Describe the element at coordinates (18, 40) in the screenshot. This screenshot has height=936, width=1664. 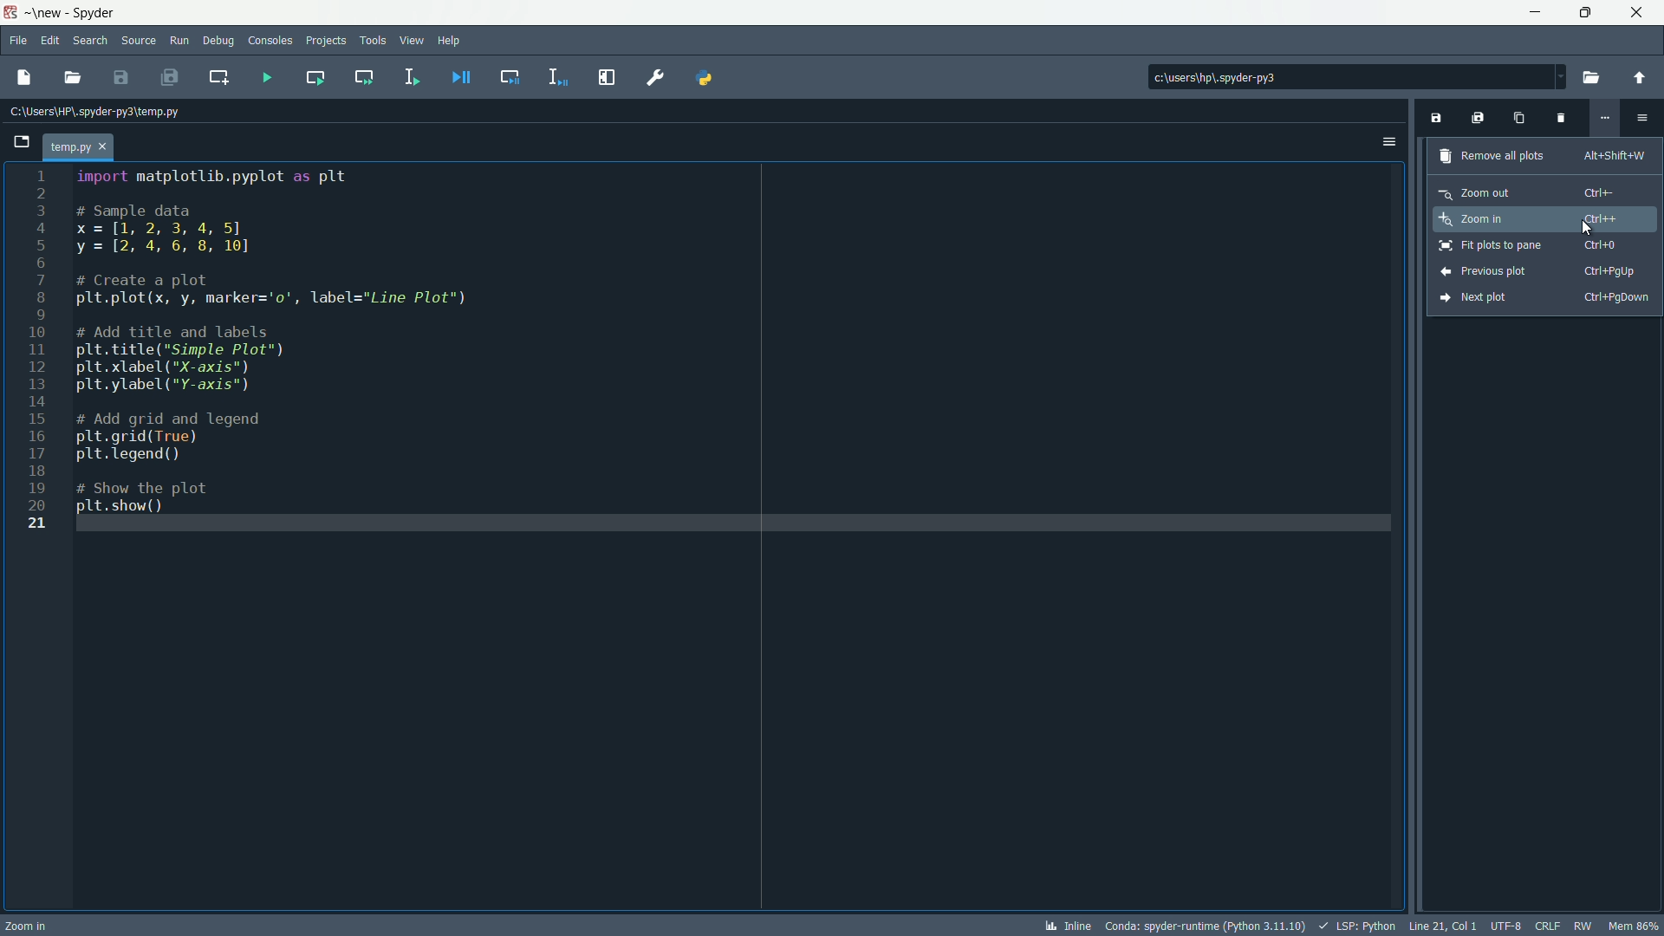
I see `file menu` at that location.